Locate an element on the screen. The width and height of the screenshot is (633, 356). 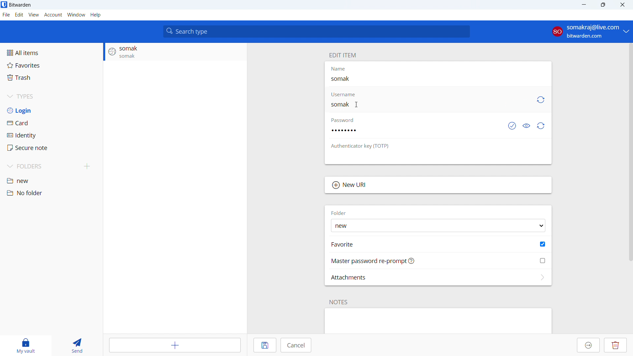
delete entry is located at coordinates (616, 345).